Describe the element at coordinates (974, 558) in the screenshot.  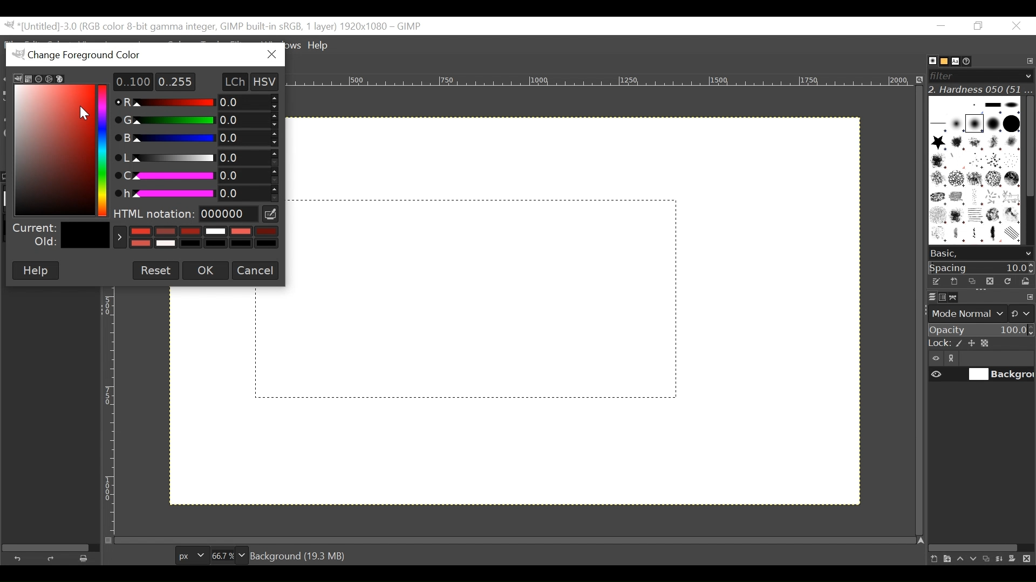
I see `Lower the layer` at that location.